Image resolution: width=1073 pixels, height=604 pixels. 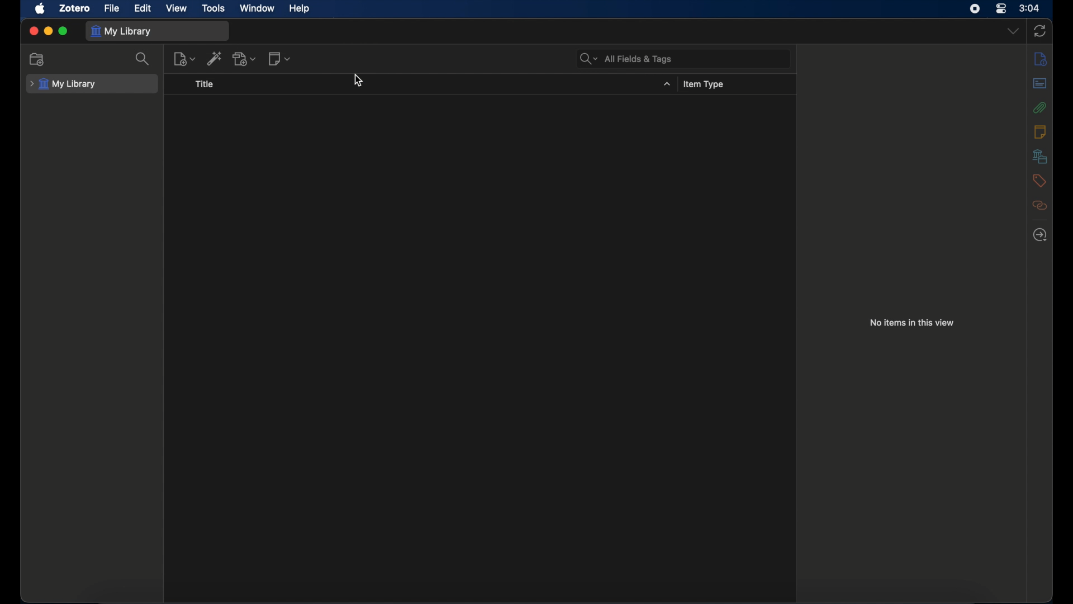 What do you see at coordinates (76, 8) in the screenshot?
I see `zotero` at bounding box center [76, 8].